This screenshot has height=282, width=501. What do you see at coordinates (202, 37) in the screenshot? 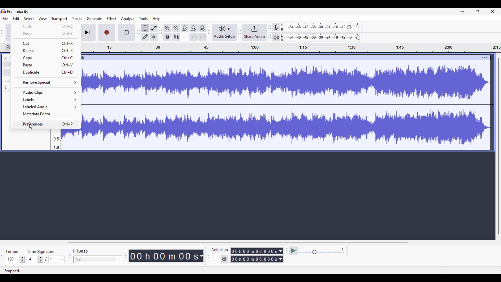
I see `Redo` at bounding box center [202, 37].